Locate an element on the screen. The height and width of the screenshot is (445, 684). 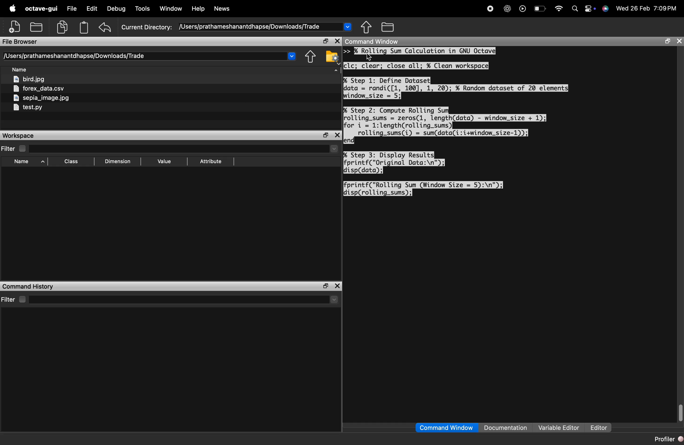
action center is located at coordinates (591, 9).